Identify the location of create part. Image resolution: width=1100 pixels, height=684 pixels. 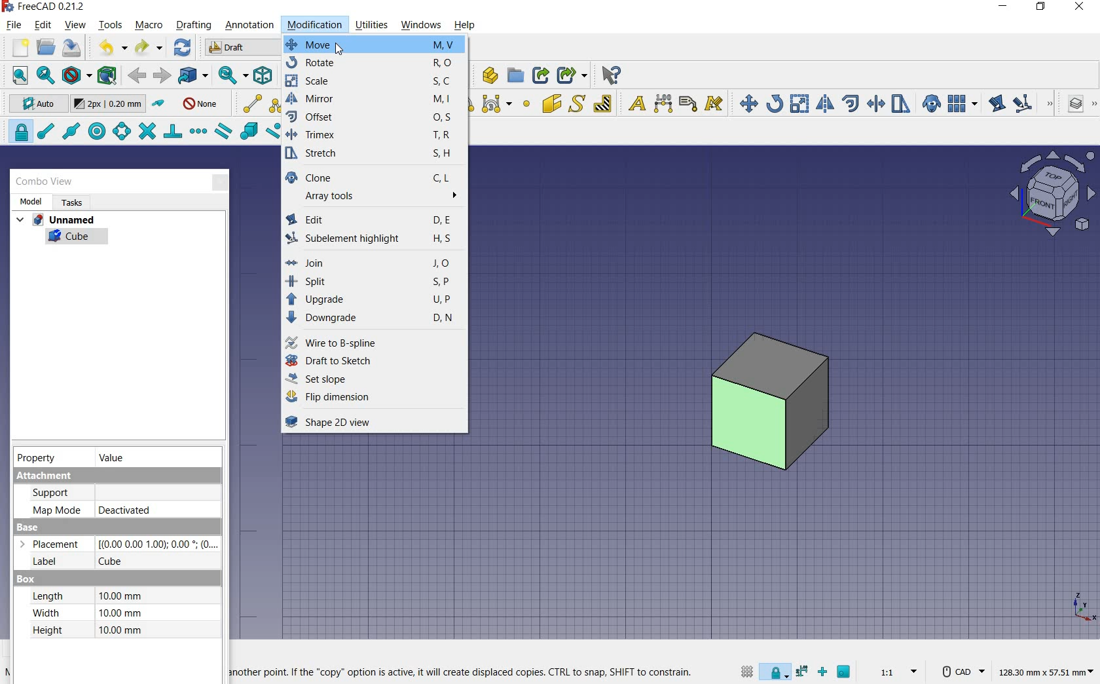
(486, 75).